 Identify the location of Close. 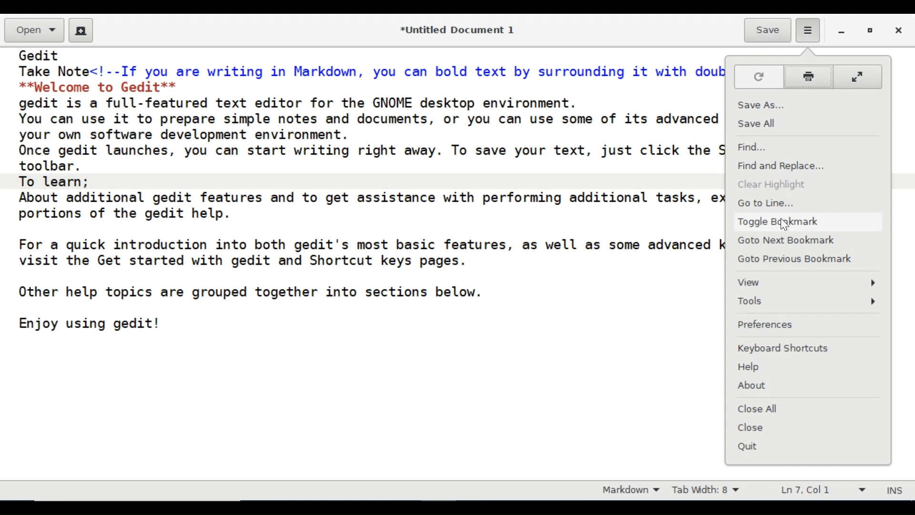
(754, 430).